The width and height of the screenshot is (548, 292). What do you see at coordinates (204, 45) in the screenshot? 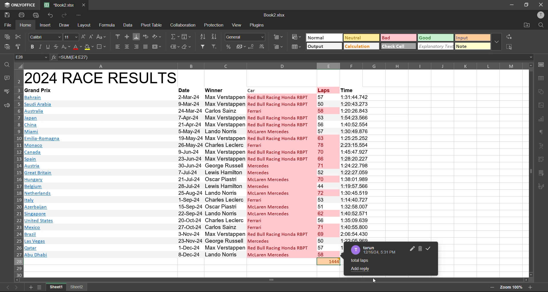
I see `filter` at bounding box center [204, 45].